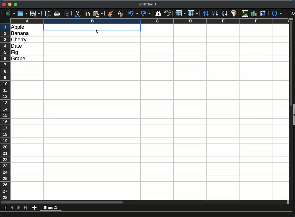 This screenshot has width=295, height=217. Describe the element at coordinates (98, 14) in the screenshot. I see `paste` at that location.